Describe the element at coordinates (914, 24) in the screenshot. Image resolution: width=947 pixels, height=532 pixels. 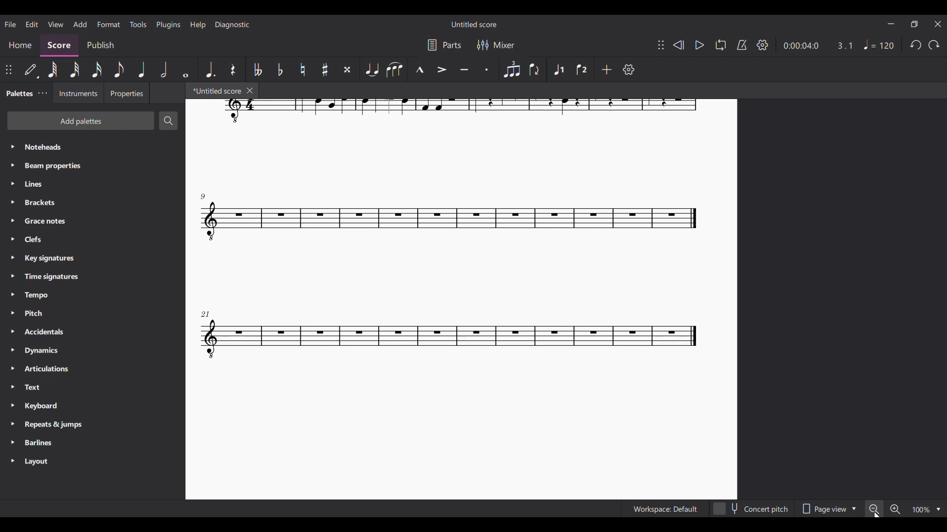
I see `Show in smaller tab` at that location.